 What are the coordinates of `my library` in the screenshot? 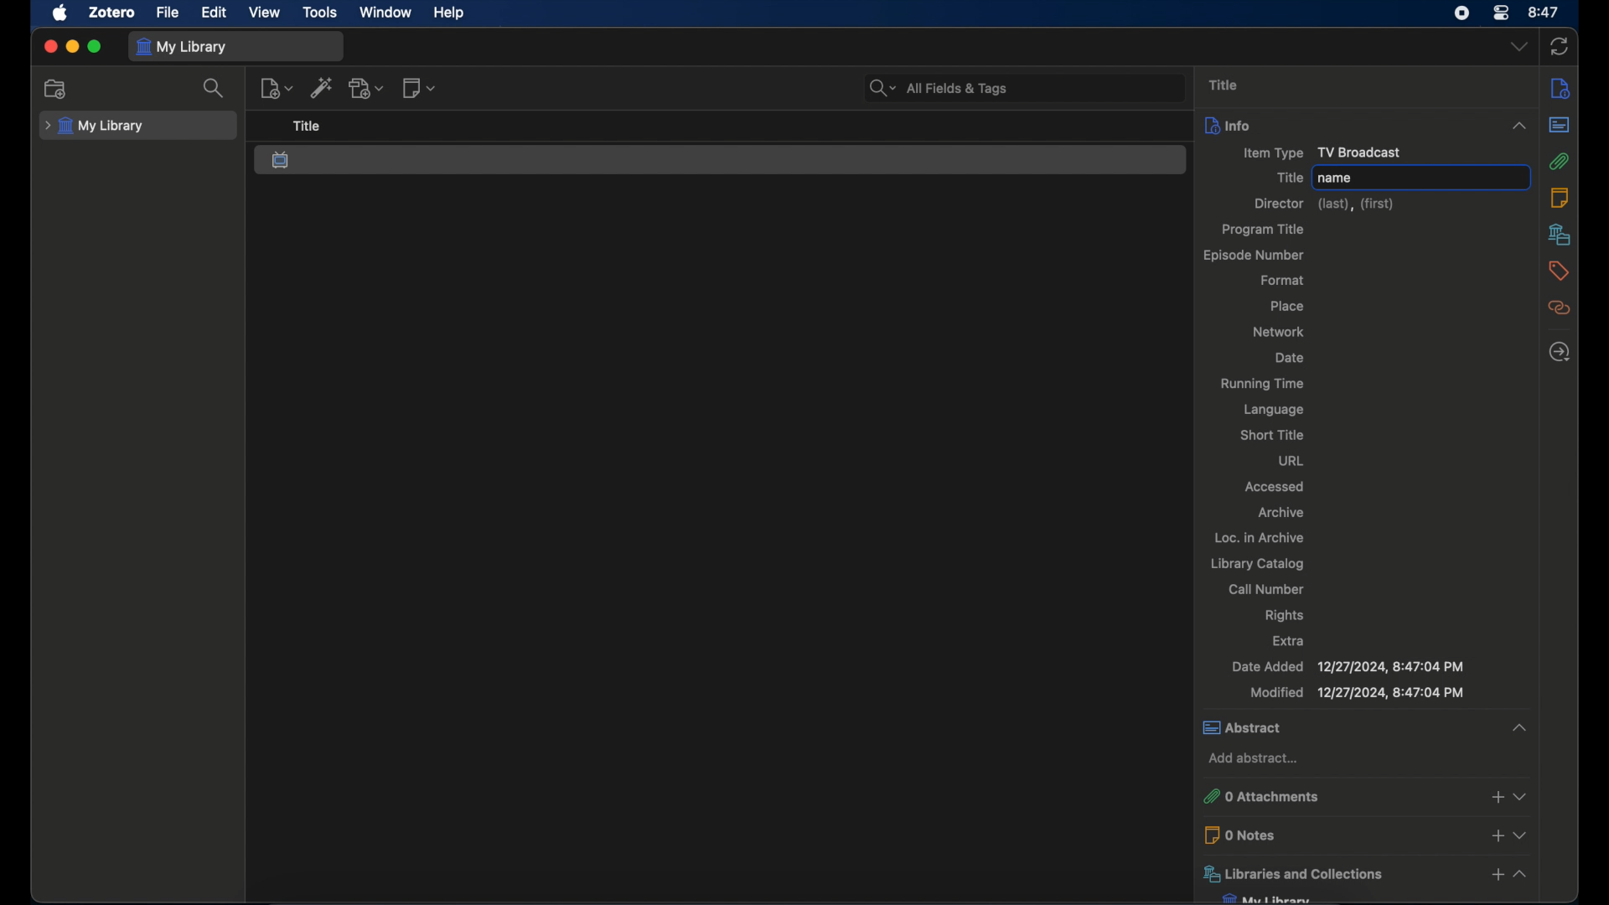 It's located at (1267, 898).